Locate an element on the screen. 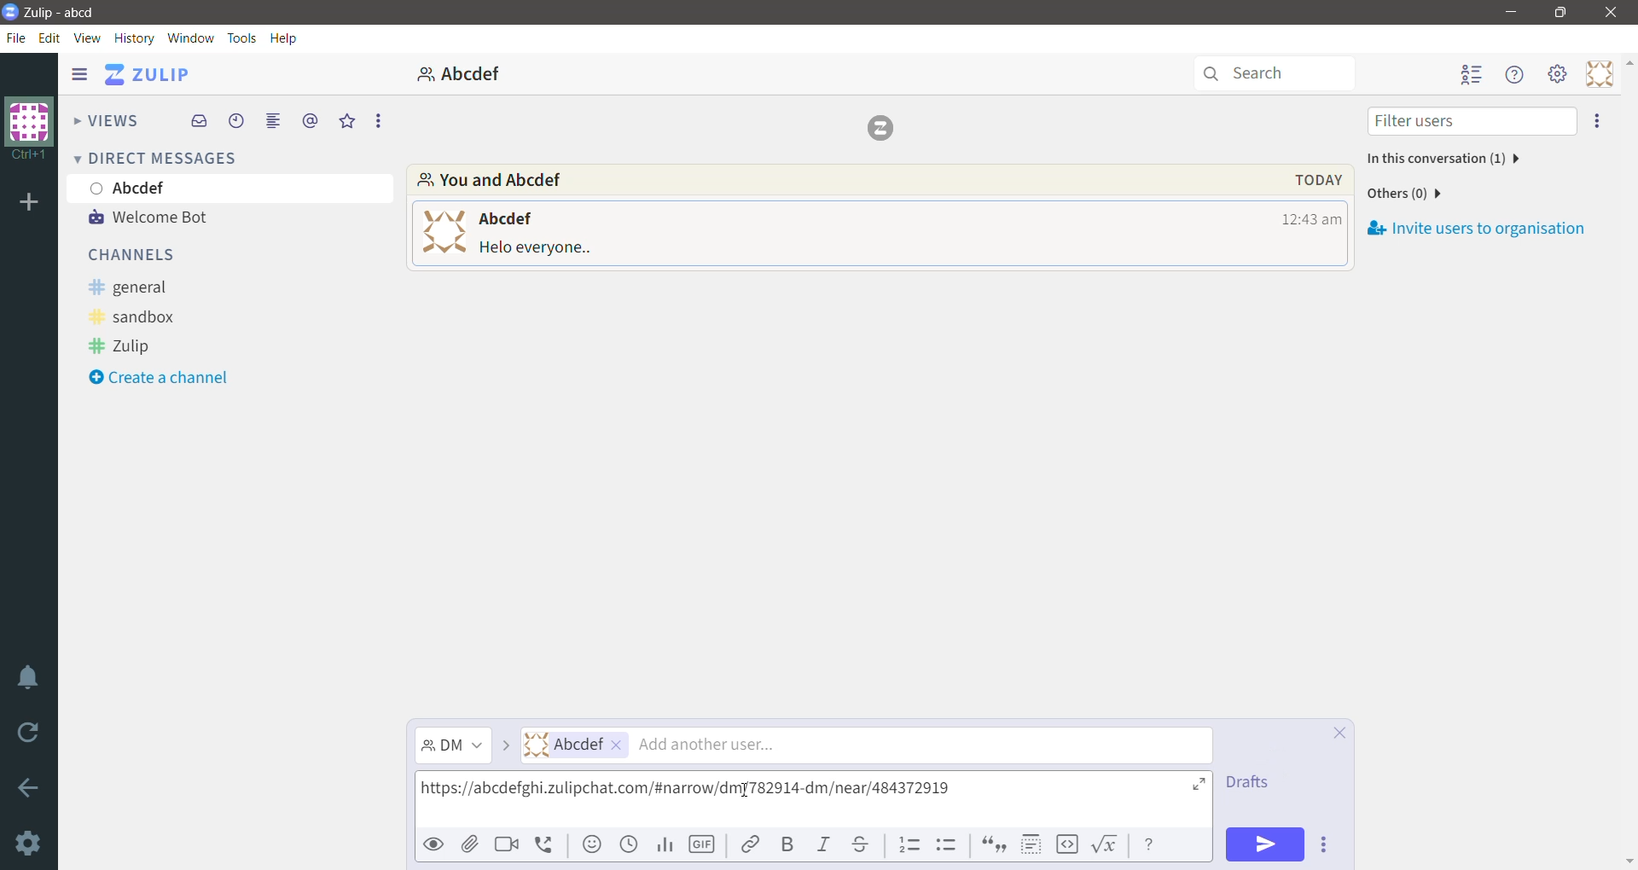 The width and height of the screenshot is (1638, 870). message is located at coordinates (537, 249).